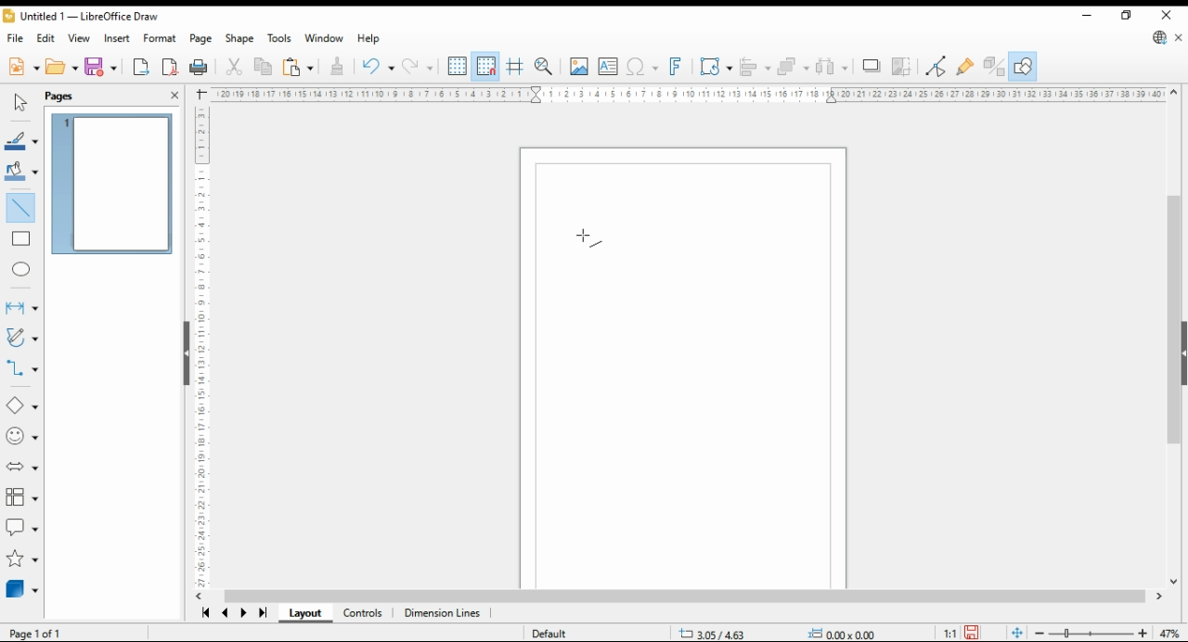 The image size is (1188, 642). I want to click on select at least three objects to distribute, so click(834, 67).